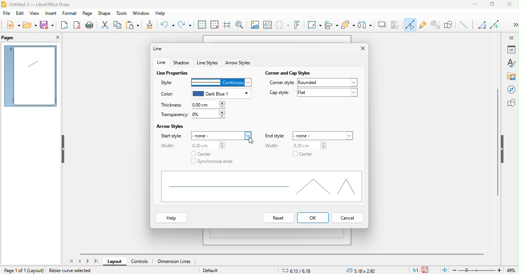 The image size is (519, 274). I want to click on synchronize ends, so click(213, 162).